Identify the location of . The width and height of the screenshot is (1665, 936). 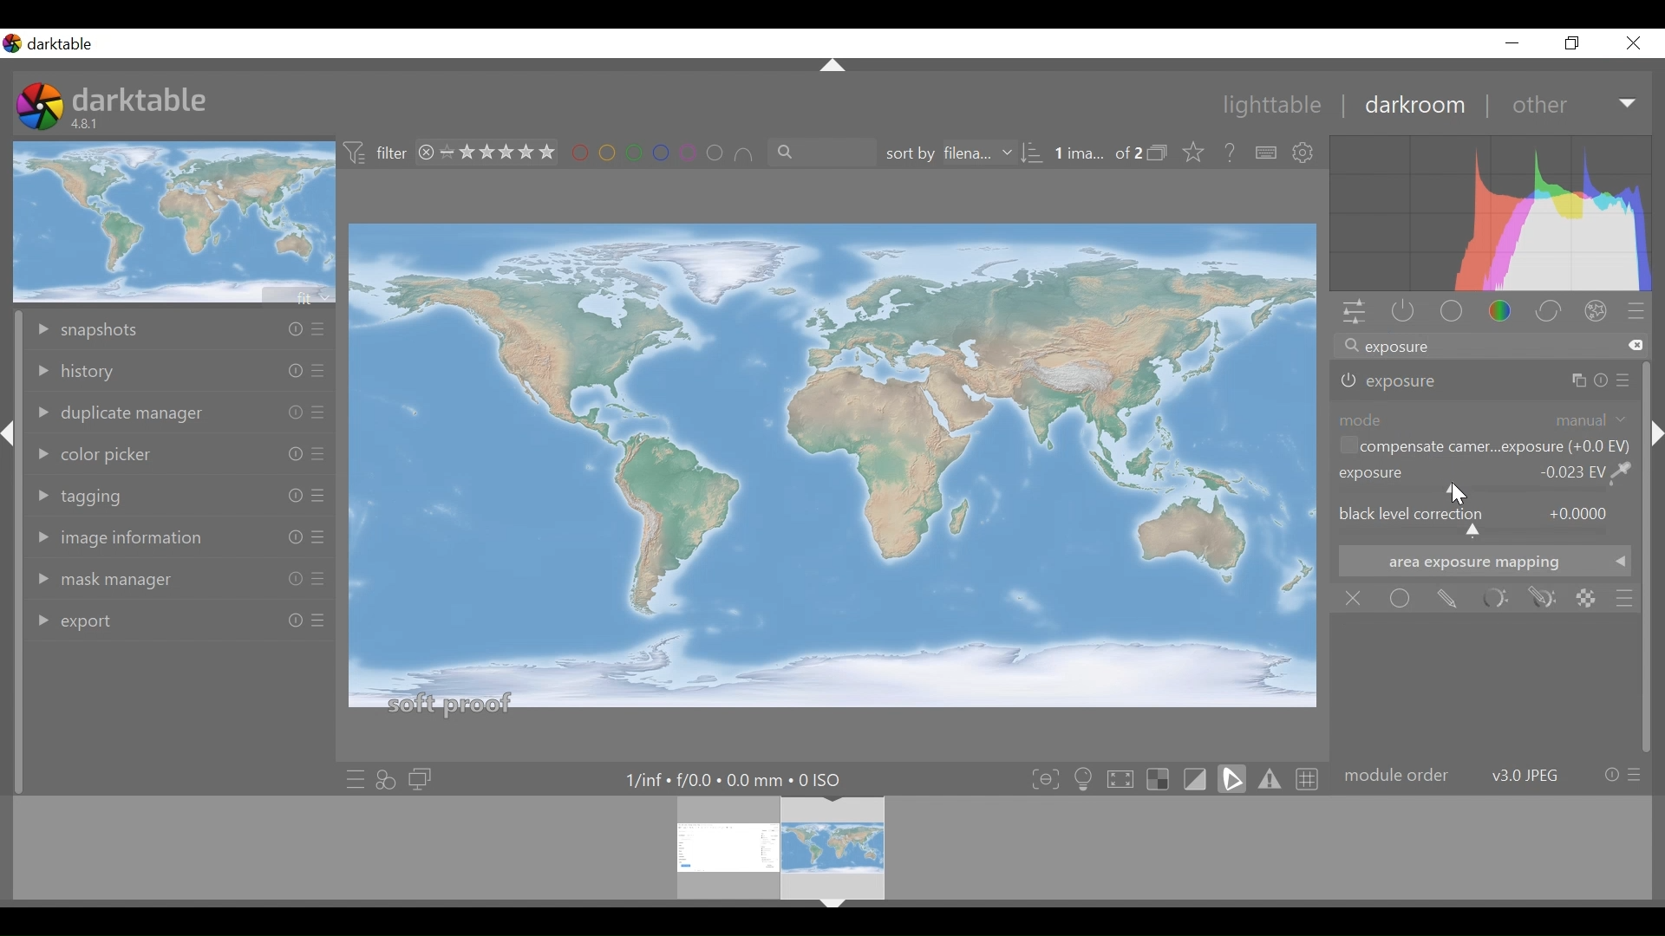
(316, 374).